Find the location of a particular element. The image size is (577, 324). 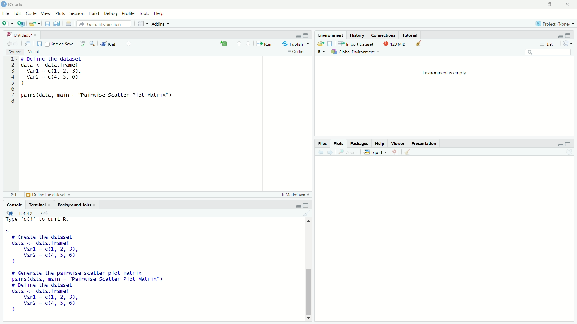

Save workspace as is located at coordinates (330, 43).